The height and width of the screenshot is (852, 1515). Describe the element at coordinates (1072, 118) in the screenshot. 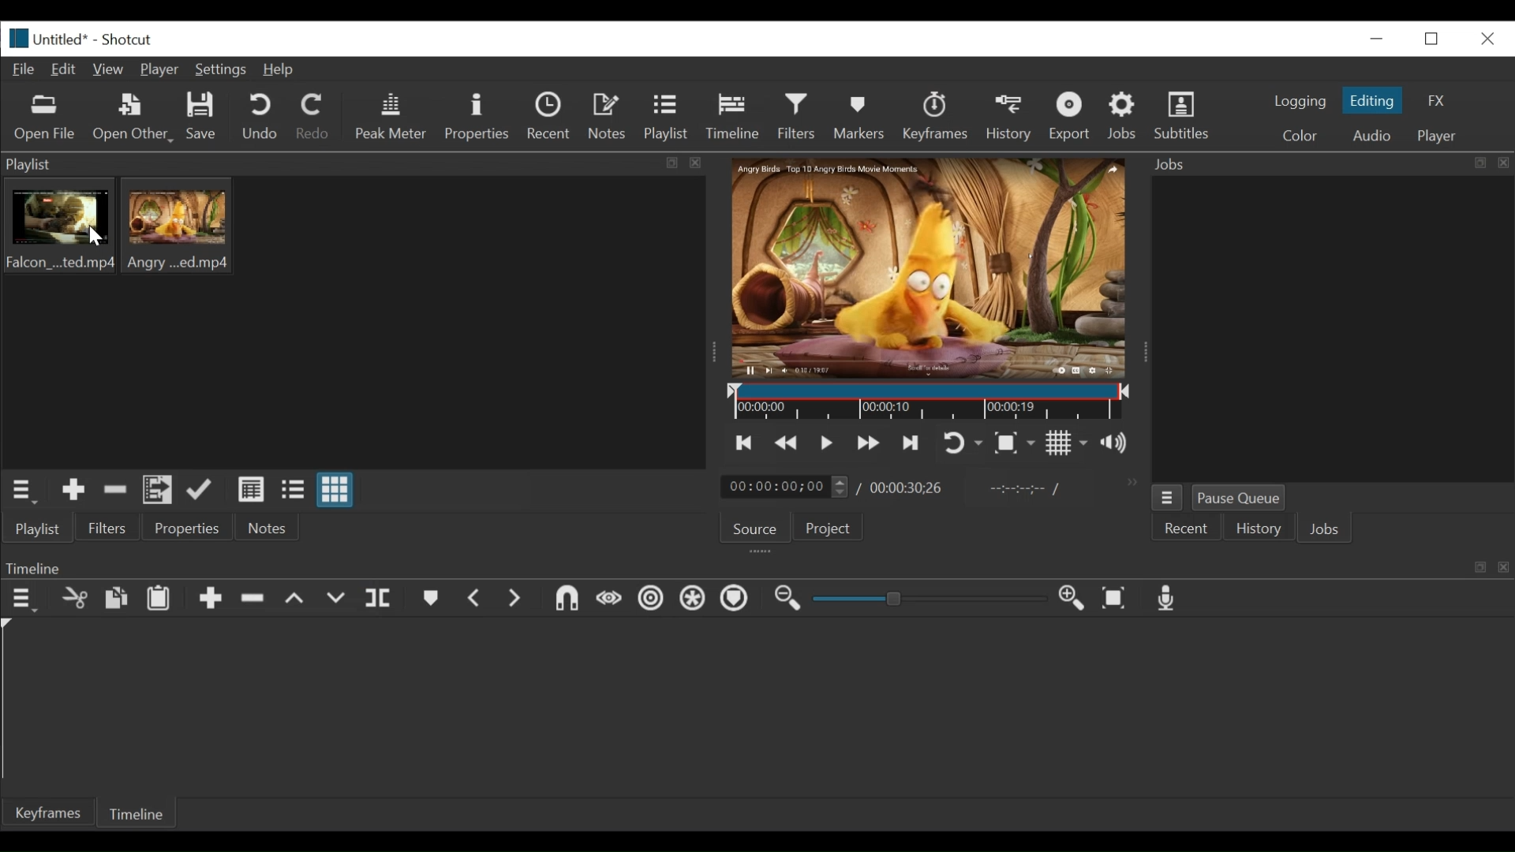

I see `Export` at that location.